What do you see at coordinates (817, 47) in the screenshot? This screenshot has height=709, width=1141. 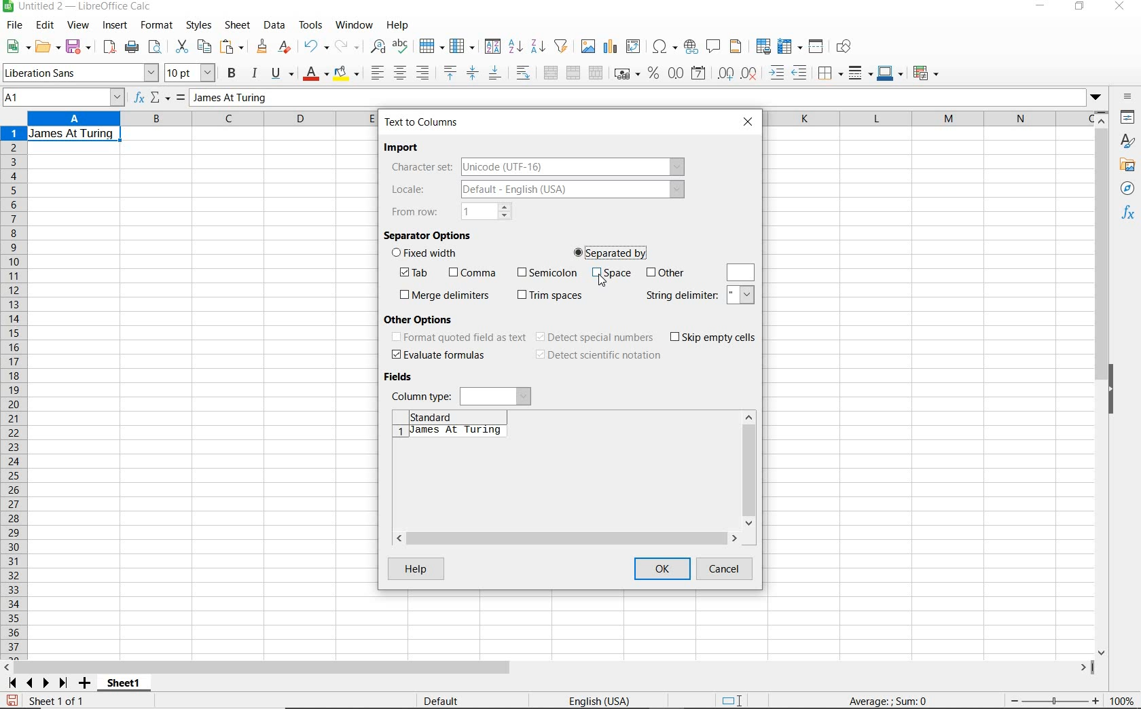 I see `split window` at bounding box center [817, 47].